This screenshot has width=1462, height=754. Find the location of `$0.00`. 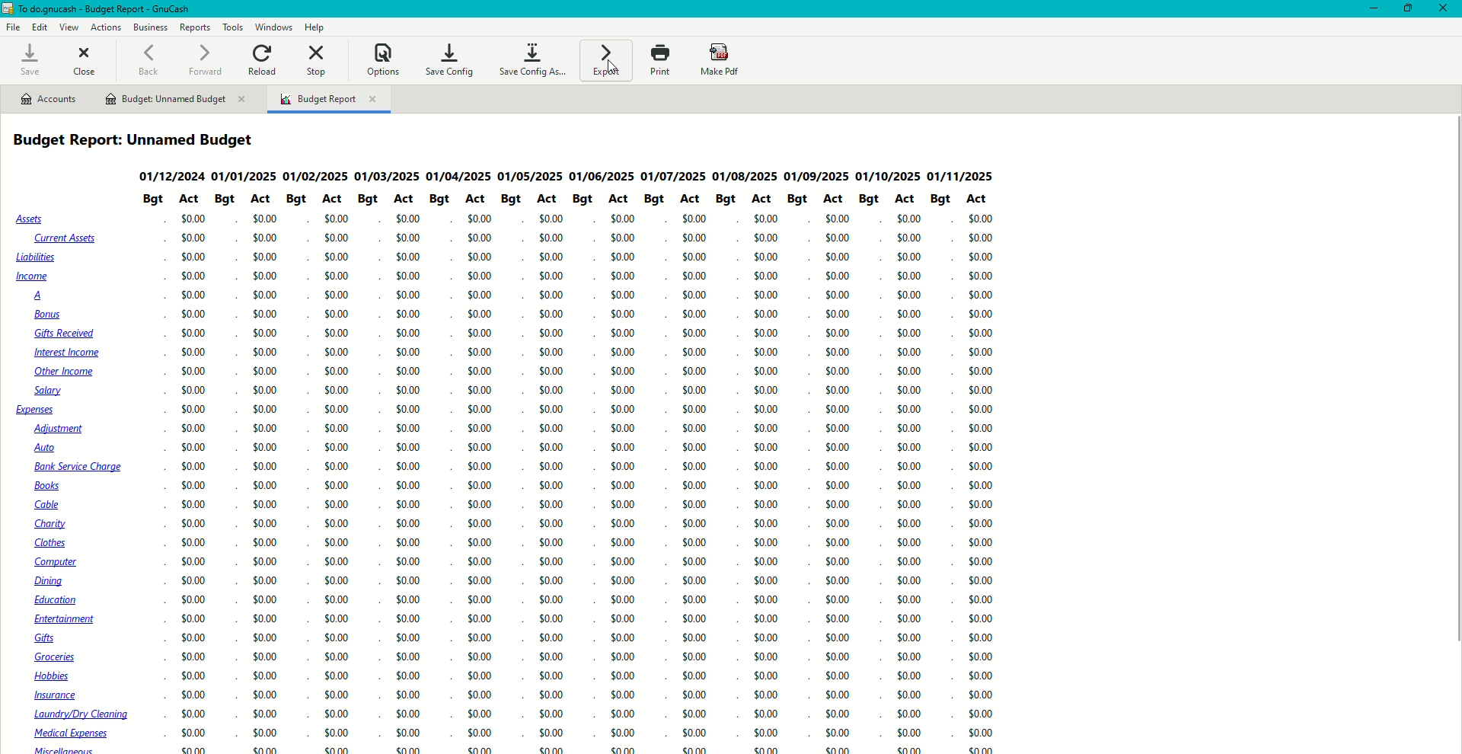

$0.00 is located at coordinates (409, 562).